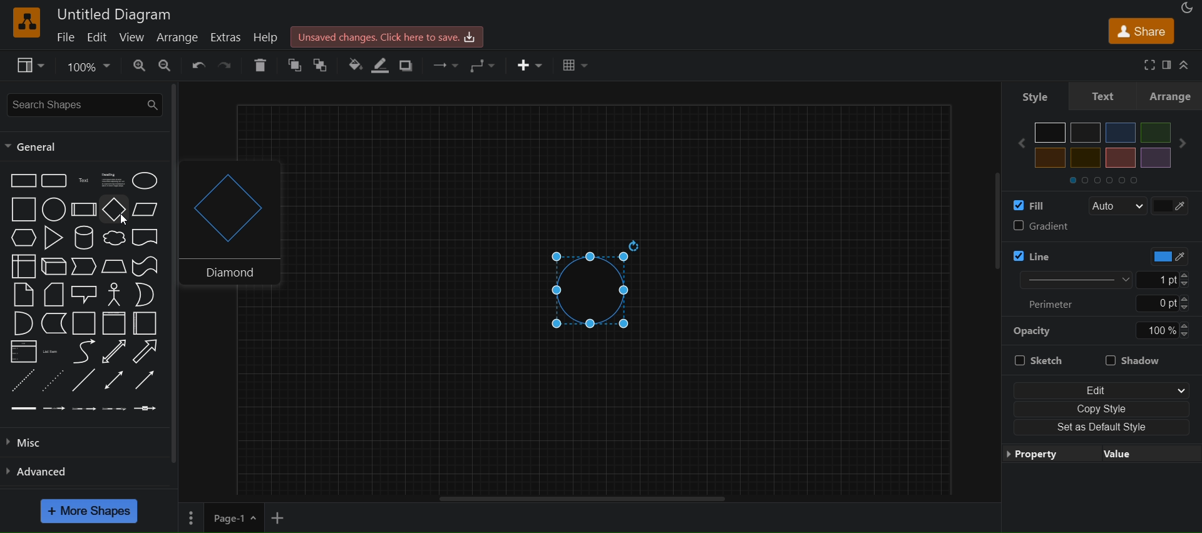 The image size is (1202, 533). I want to click on black color, so click(1050, 133).